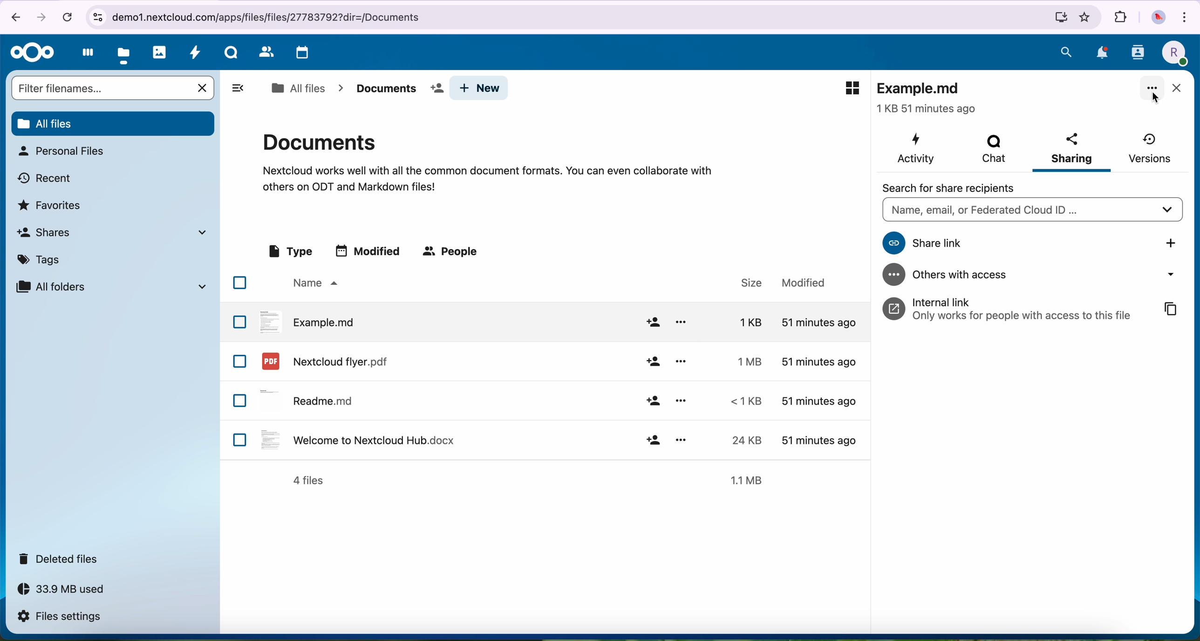 This screenshot has height=641, width=1200. What do you see at coordinates (1173, 53) in the screenshot?
I see `profile` at bounding box center [1173, 53].